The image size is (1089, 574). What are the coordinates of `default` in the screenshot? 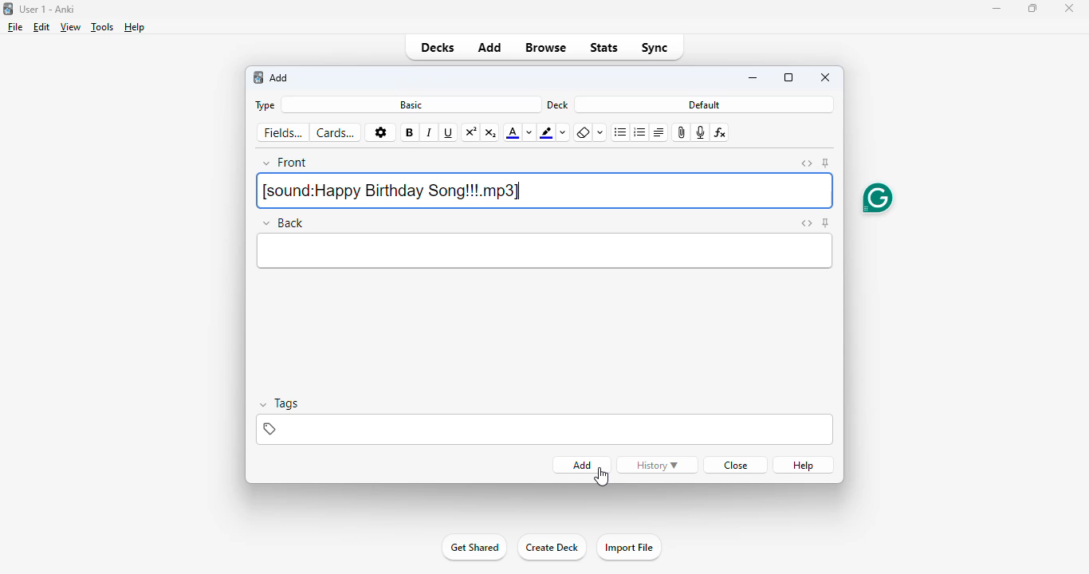 It's located at (704, 104).